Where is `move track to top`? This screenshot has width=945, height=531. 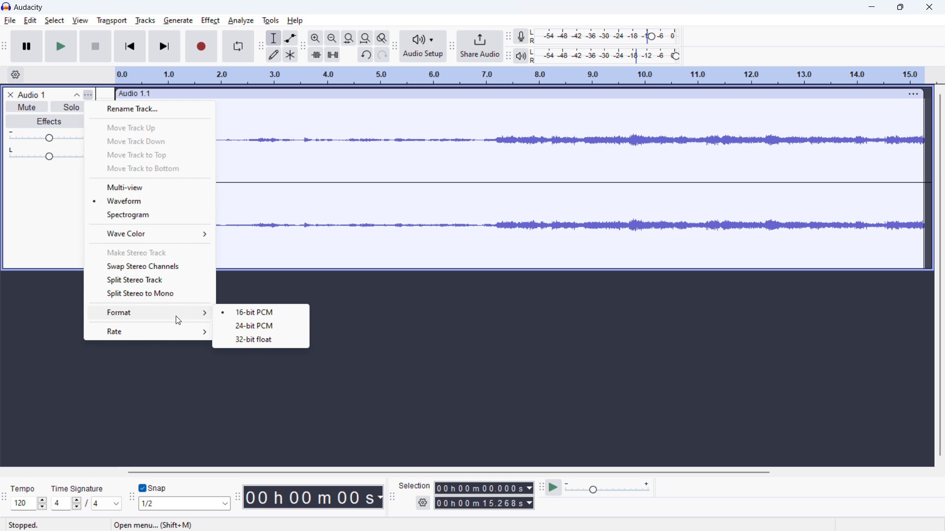 move track to top is located at coordinates (150, 154).